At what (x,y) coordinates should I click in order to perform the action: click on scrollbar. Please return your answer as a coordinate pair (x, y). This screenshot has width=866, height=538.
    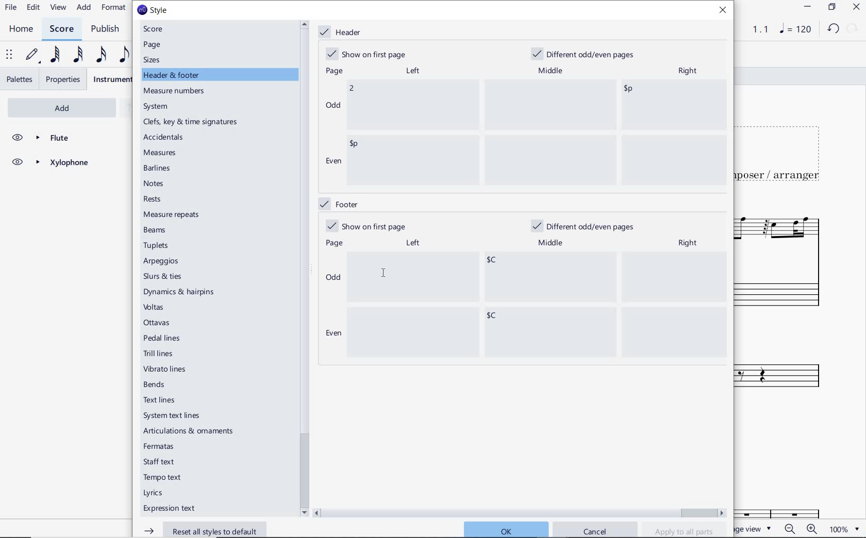
    Looking at the image, I should click on (303, 268).